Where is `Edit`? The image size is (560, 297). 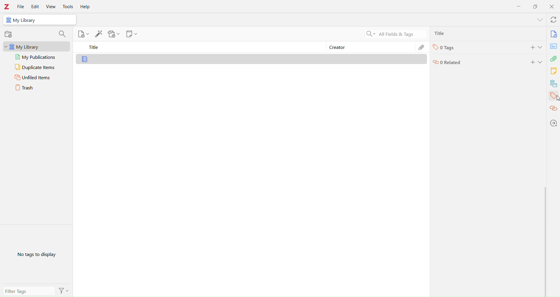
Edit is located at coordinates (422, 47).